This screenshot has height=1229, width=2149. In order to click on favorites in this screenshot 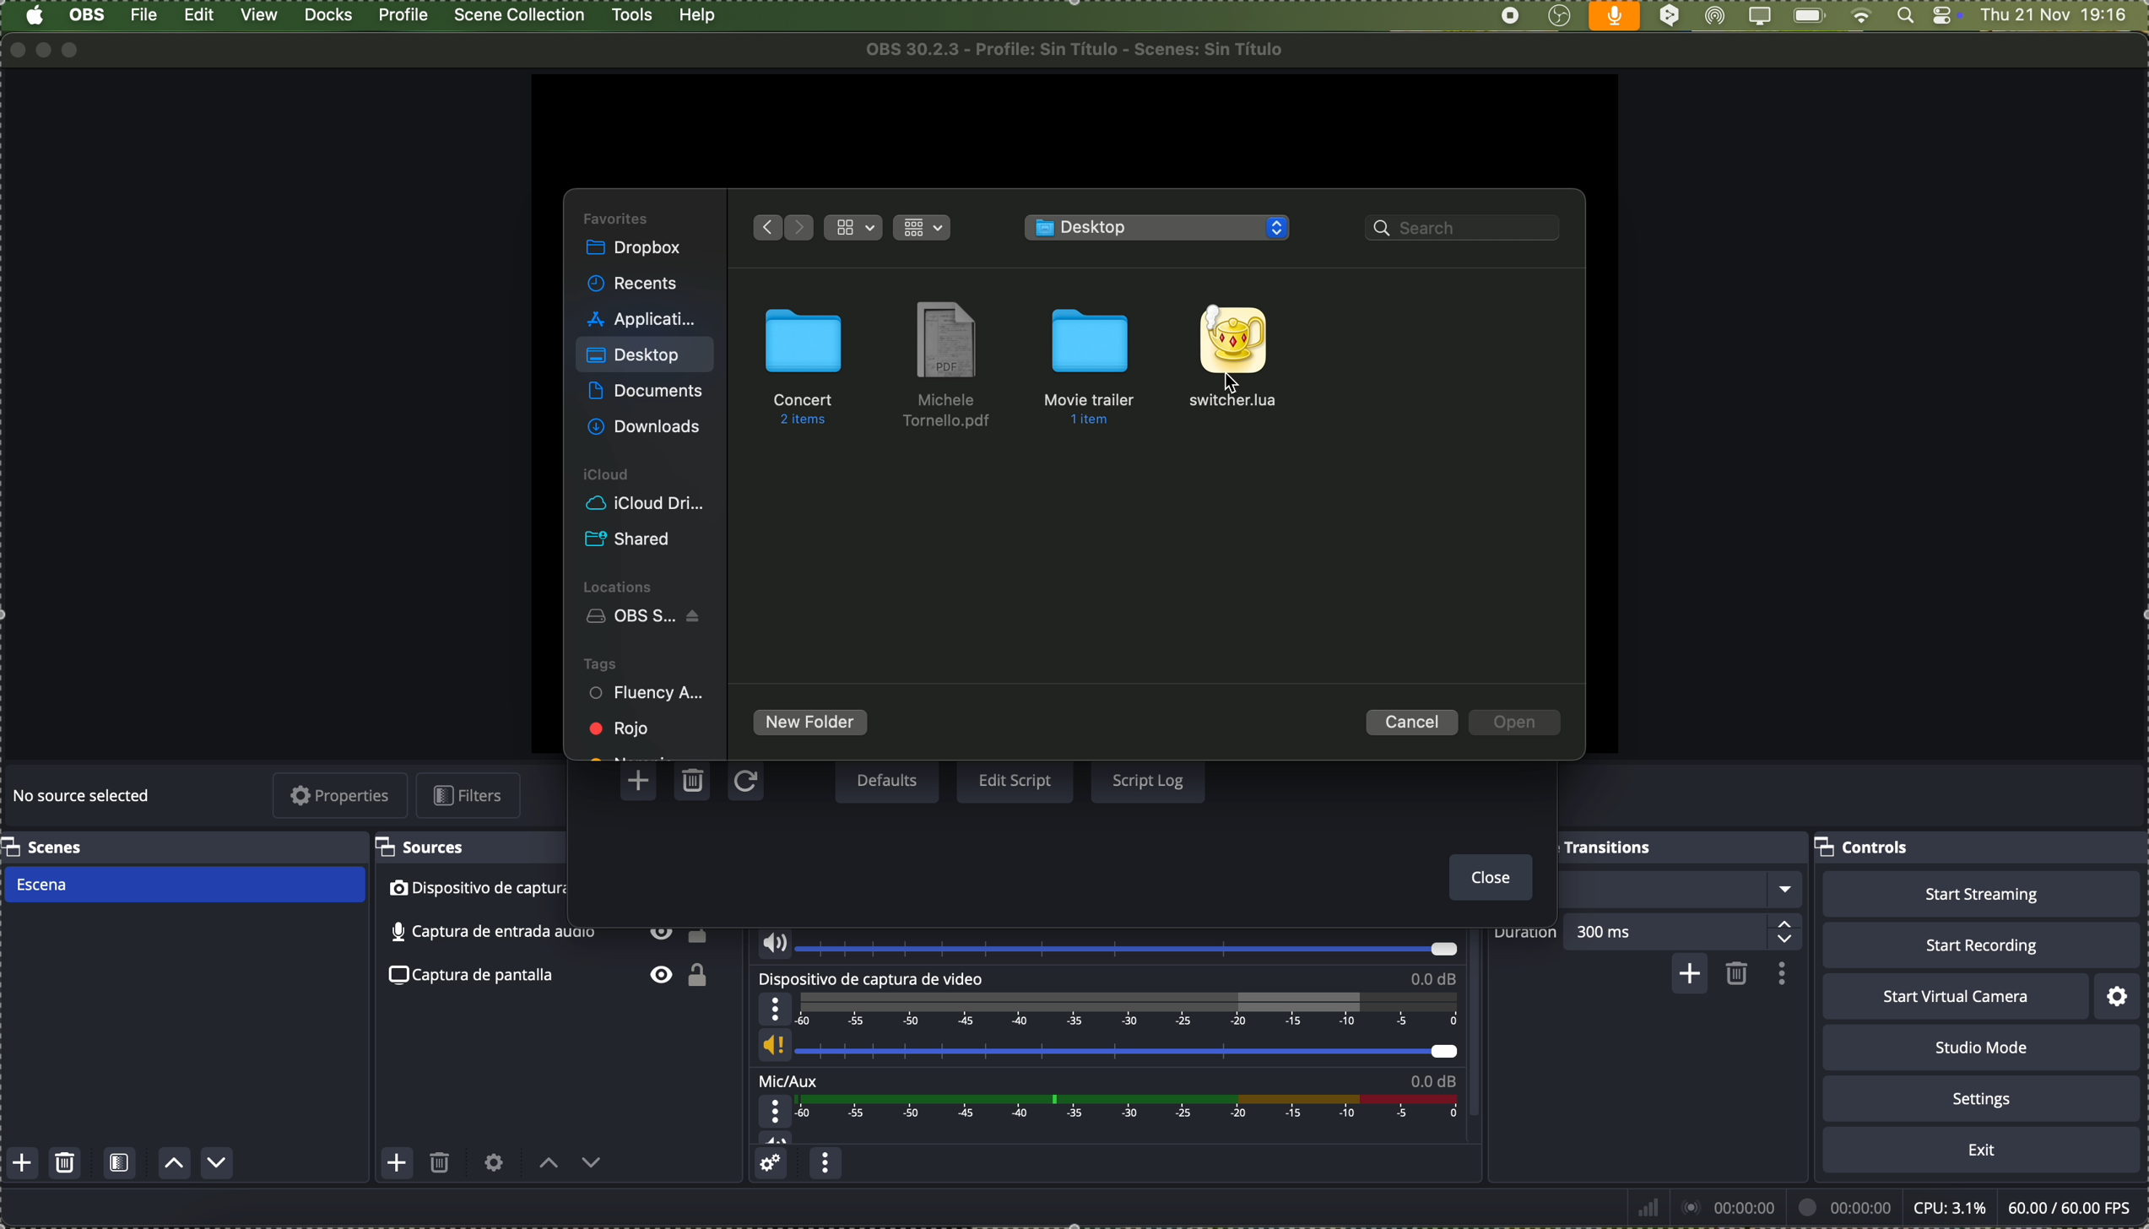, I will do `click(618, 217)`.